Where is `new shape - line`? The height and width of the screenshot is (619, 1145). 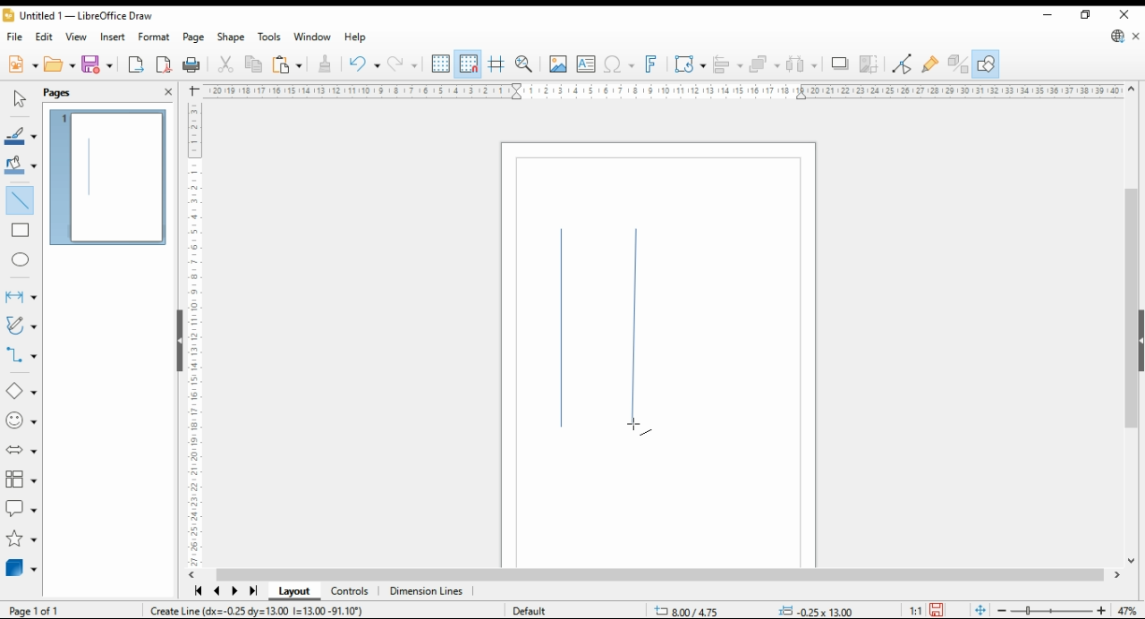
new shape - line is located at coordinates (565, 334).